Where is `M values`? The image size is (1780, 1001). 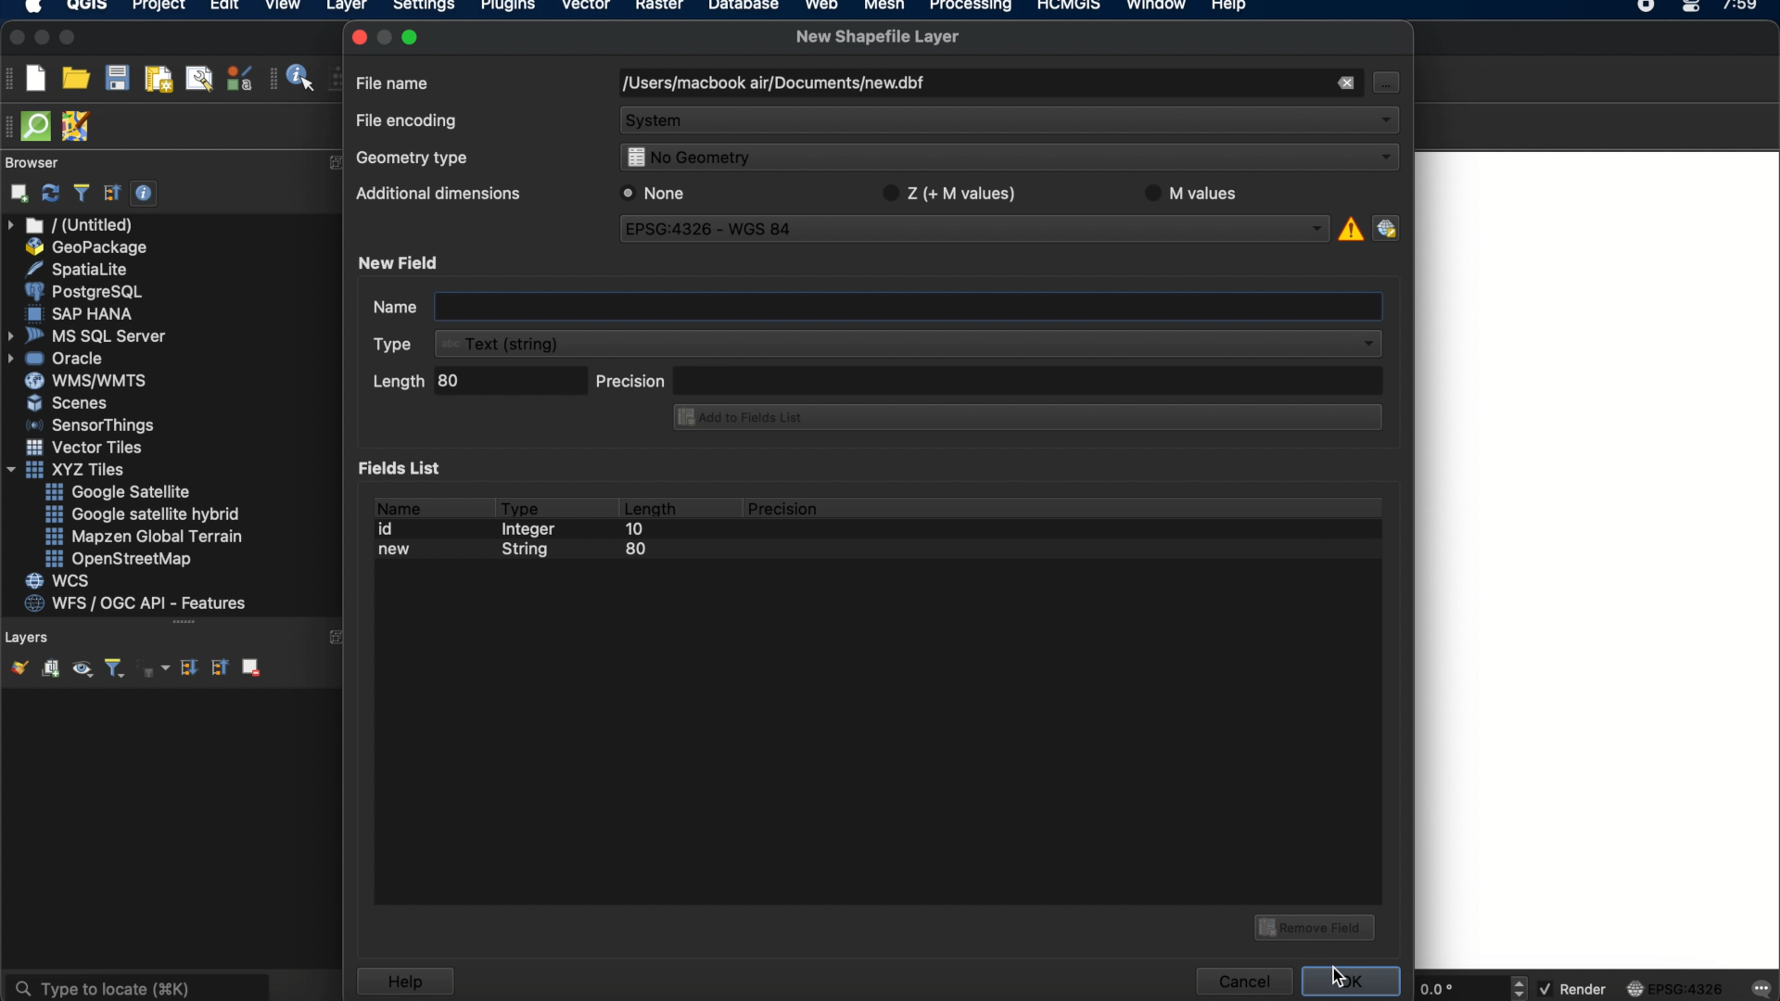
M values is located at coordinates (1200, 193).